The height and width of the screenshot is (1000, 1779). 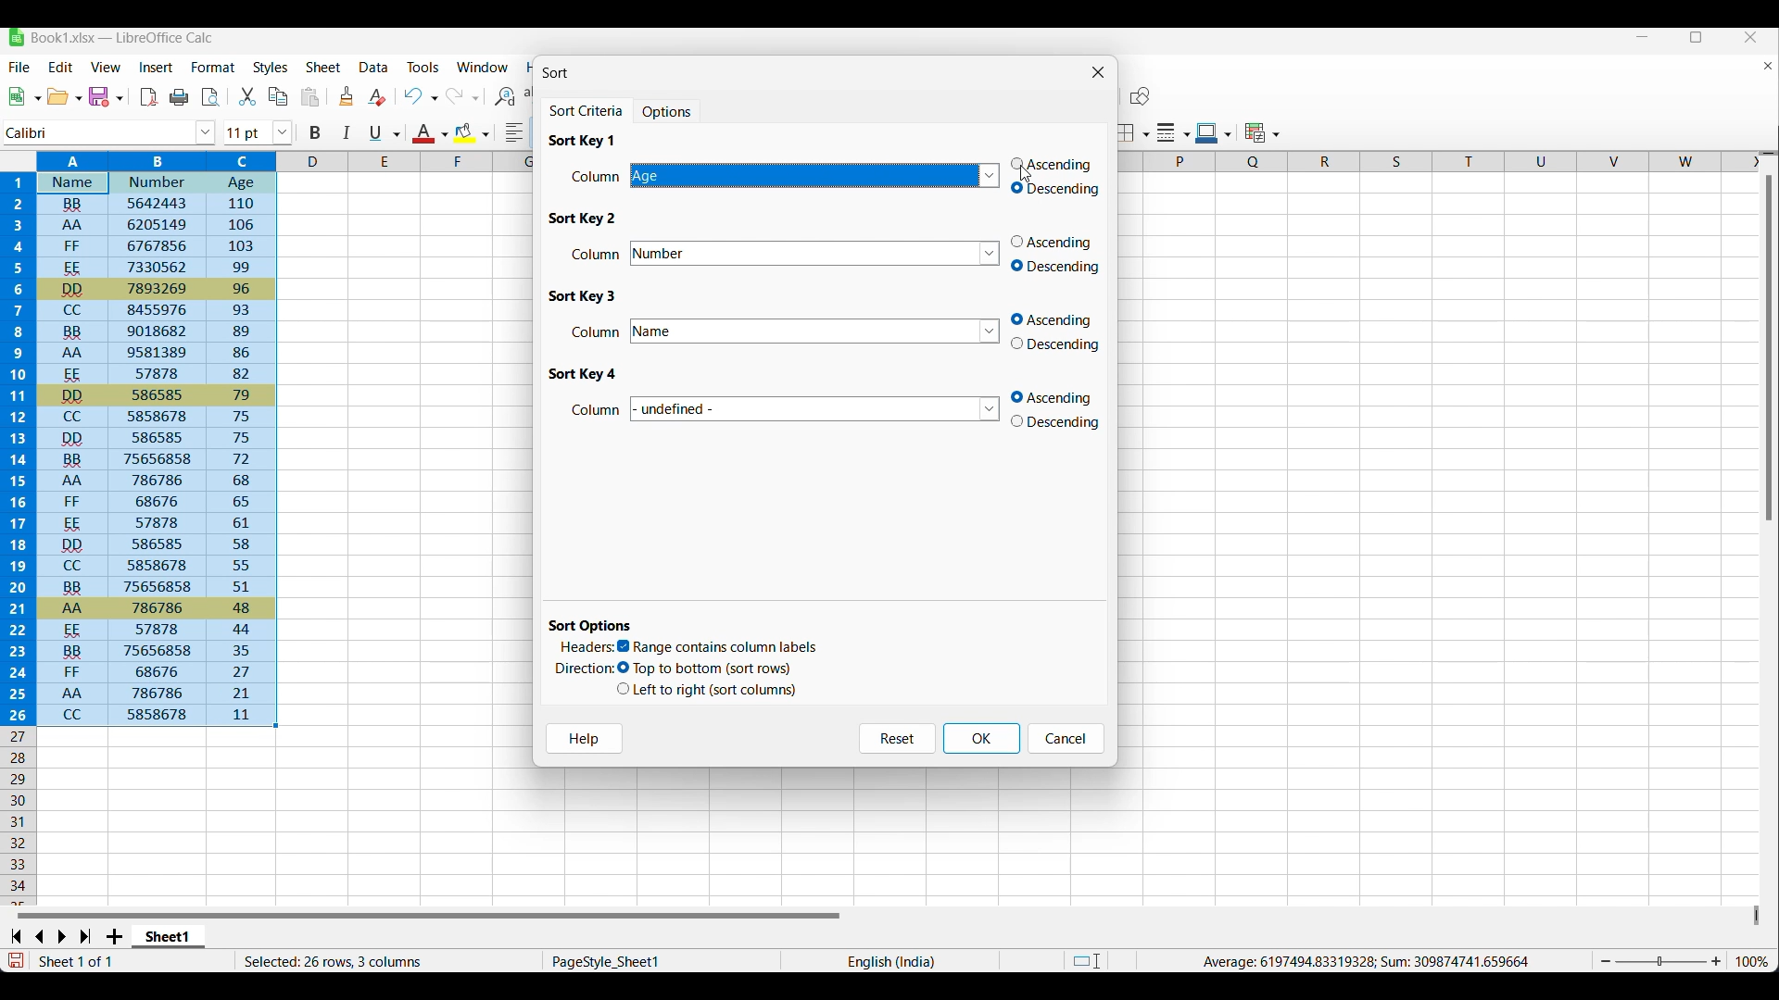 What do you see at coordinates (64, 96) in the screenshot?
I see `Open options` at bounding box center [64, 96].